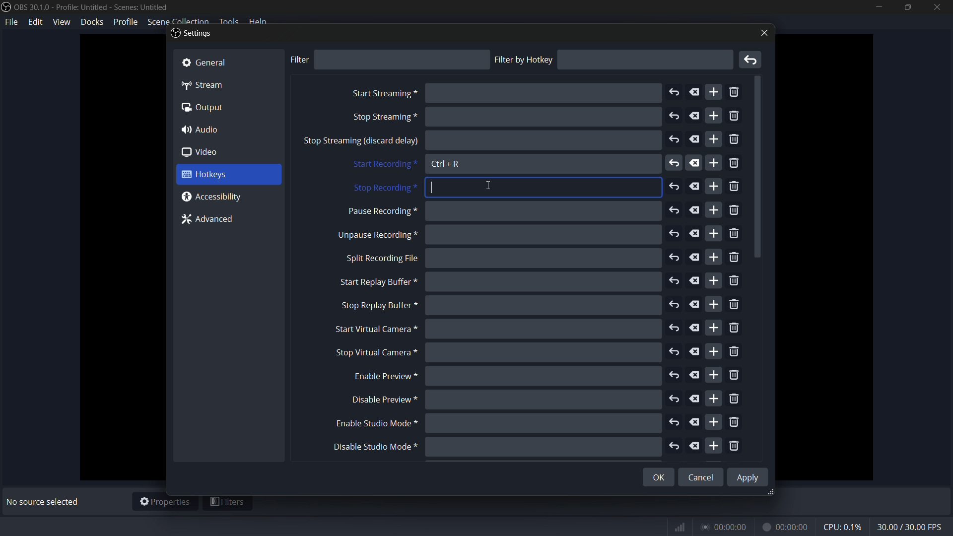 Image resolution: width=953 pixels, height=536 pixels. Describe the element at coordinates (165, 502) in the screenshot. I see `properties` at that location.